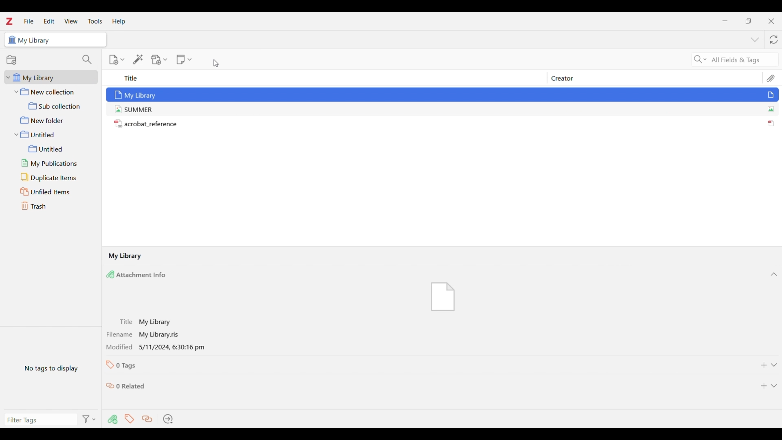 This screenshot has width=782, height=440. What do you see at coordinates (52, 206) in the screenshot?
I see `Trash folder` at bounding box center [52, 206].